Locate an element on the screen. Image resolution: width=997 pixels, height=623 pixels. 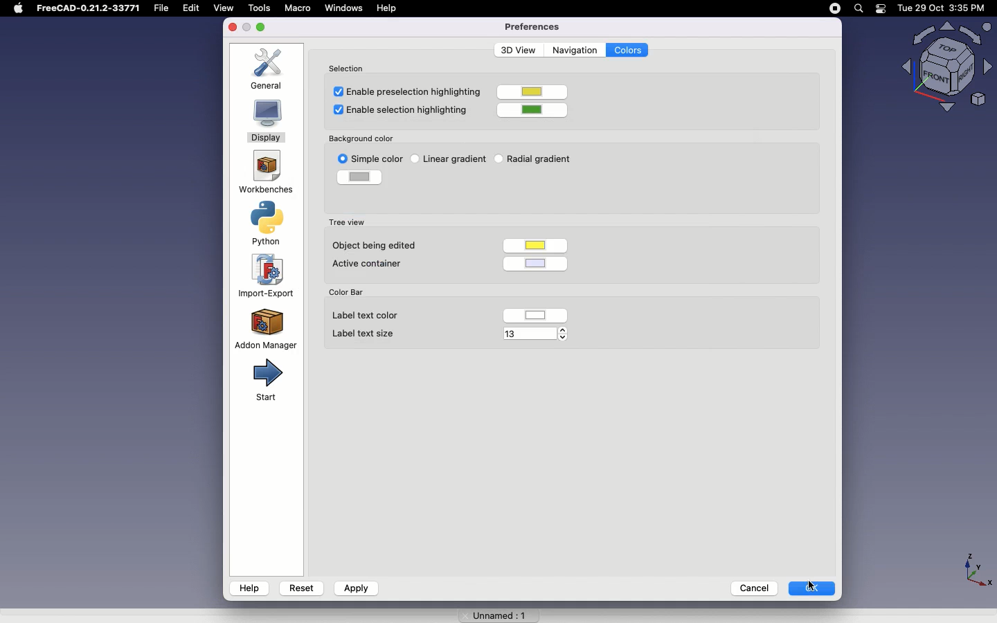
Workbenches is located at coordinates (264, 173).